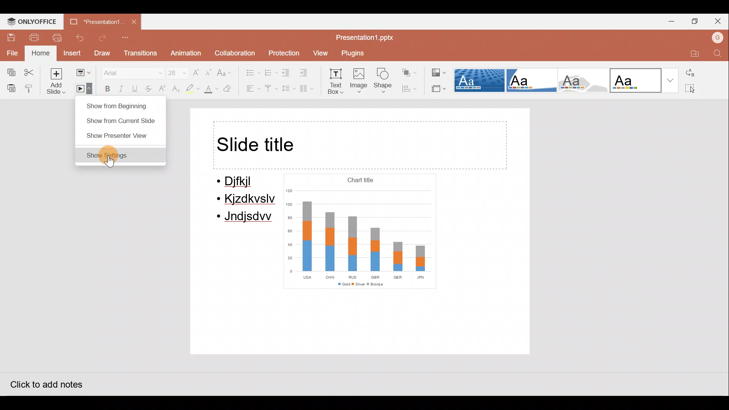  I want to click on Plugins, so click(355, 52).